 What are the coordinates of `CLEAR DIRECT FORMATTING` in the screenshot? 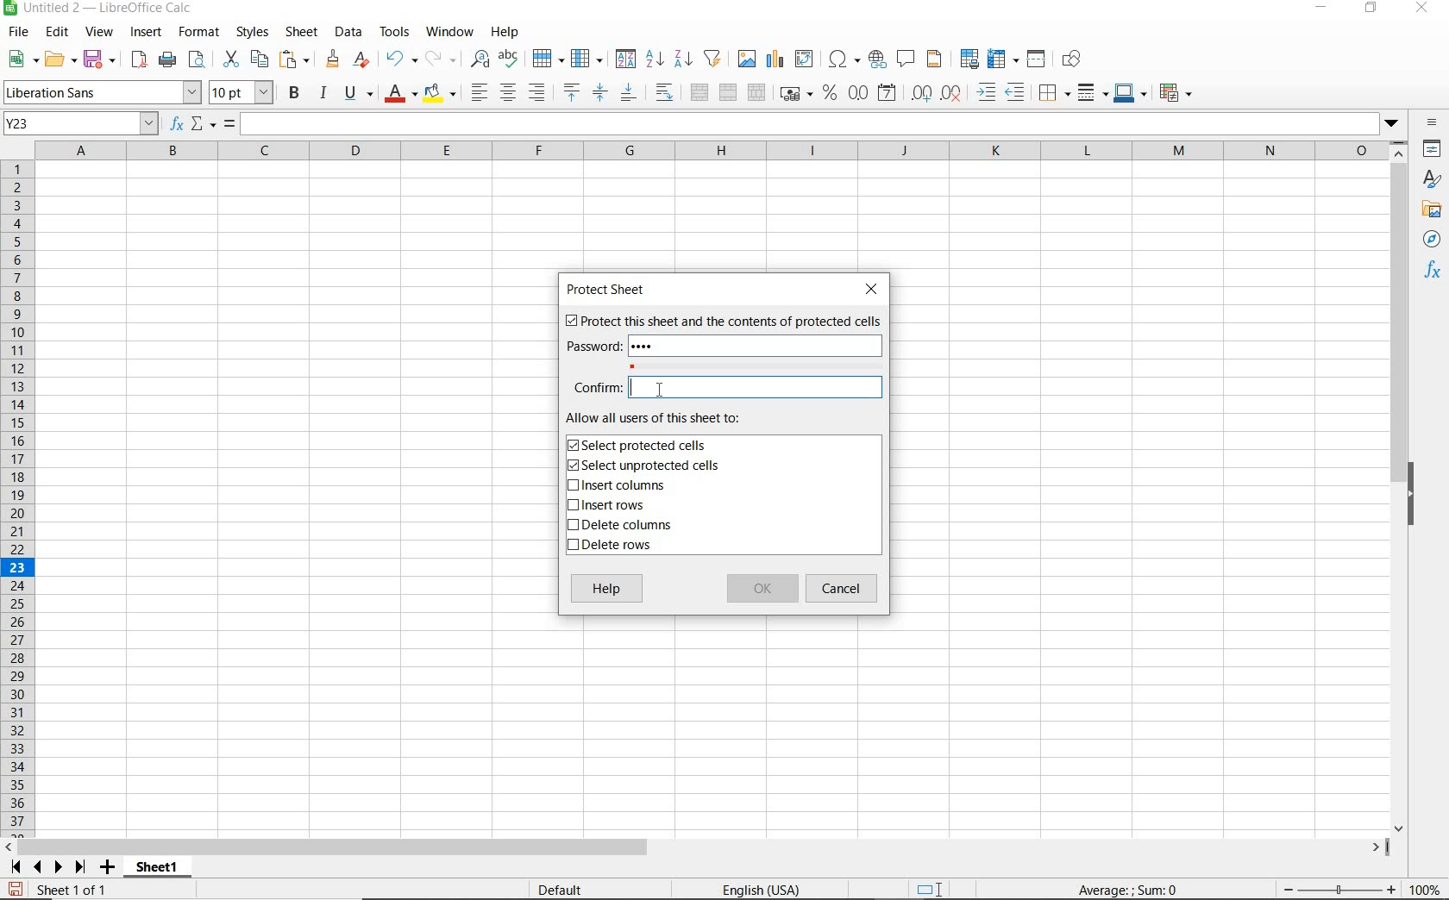 It's located at (360, 59).